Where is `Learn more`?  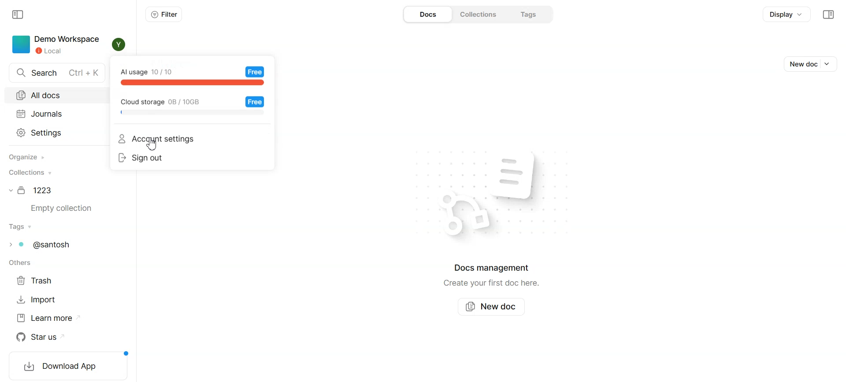 Learn more is located at coordinates (48, 318).